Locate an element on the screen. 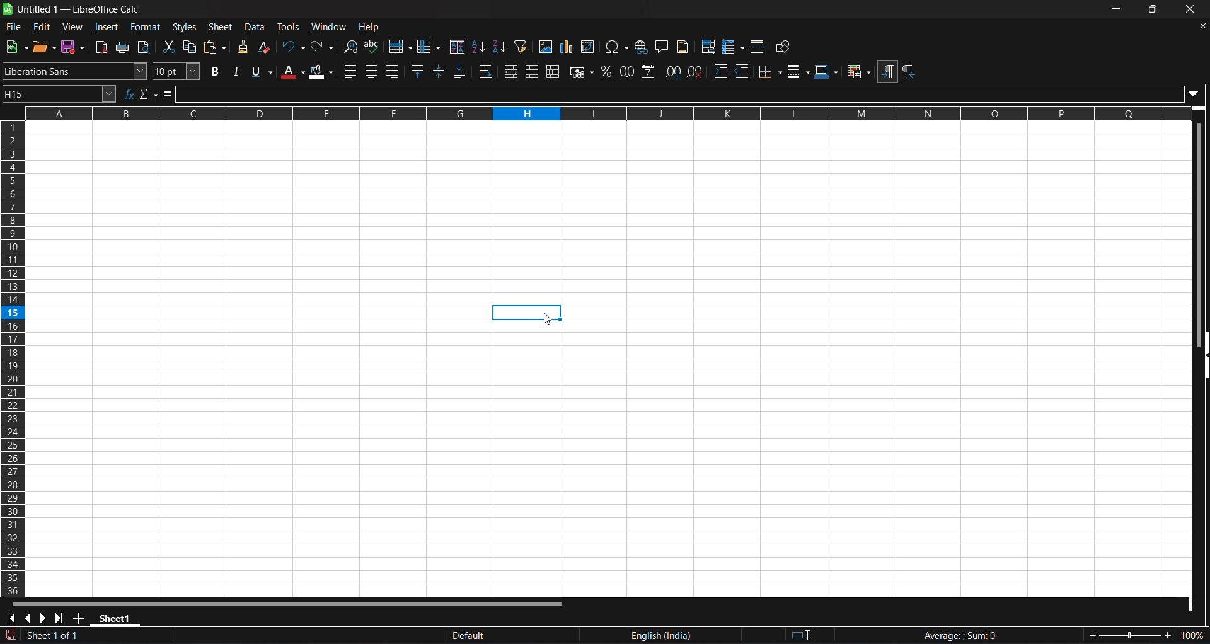  insert image is located at coordinates (546, 47).